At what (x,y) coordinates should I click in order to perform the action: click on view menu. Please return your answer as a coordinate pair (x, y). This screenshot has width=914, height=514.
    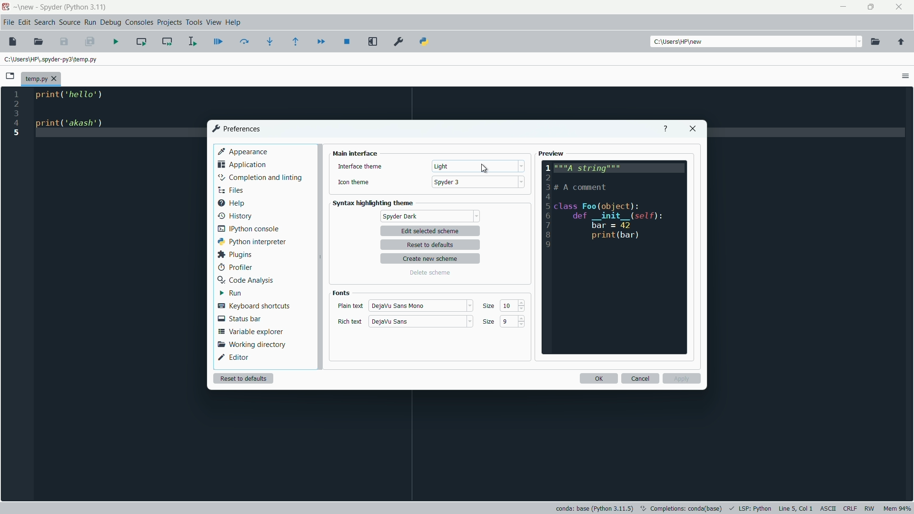
    Looking at the image, I should click on (213, 23).